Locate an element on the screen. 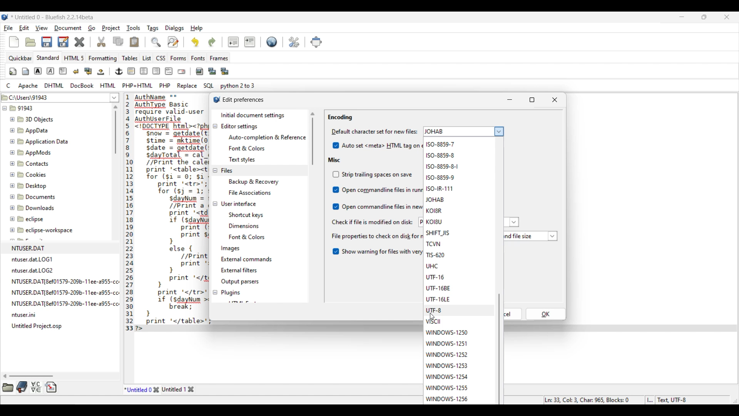  Vertical slide bar is located at coordinates (313, 139).